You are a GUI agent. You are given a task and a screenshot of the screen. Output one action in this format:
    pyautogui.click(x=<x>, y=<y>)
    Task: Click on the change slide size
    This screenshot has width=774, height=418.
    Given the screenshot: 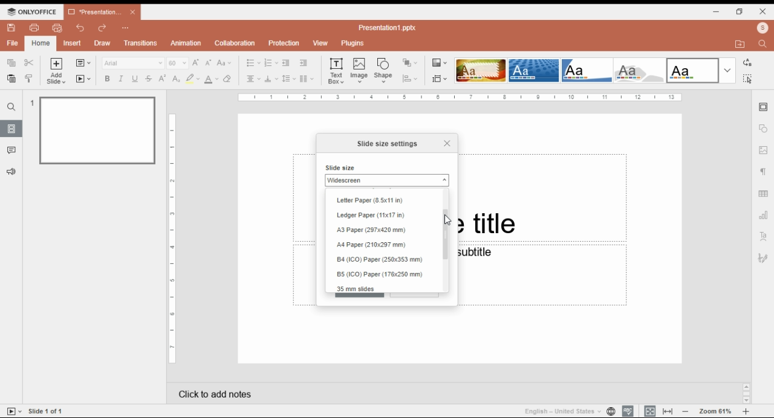 What is the action you would take?
    pyautogui.click(x=440, y=79)
    